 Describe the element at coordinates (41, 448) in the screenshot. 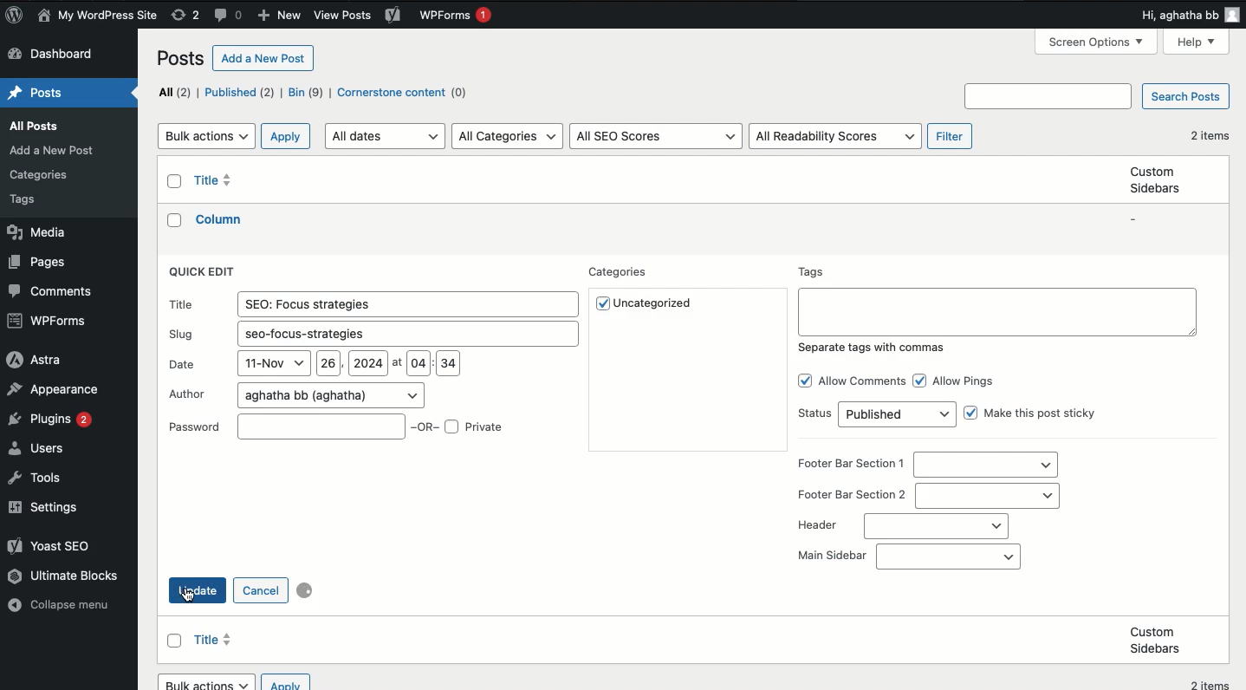

I see `Users` at that location.